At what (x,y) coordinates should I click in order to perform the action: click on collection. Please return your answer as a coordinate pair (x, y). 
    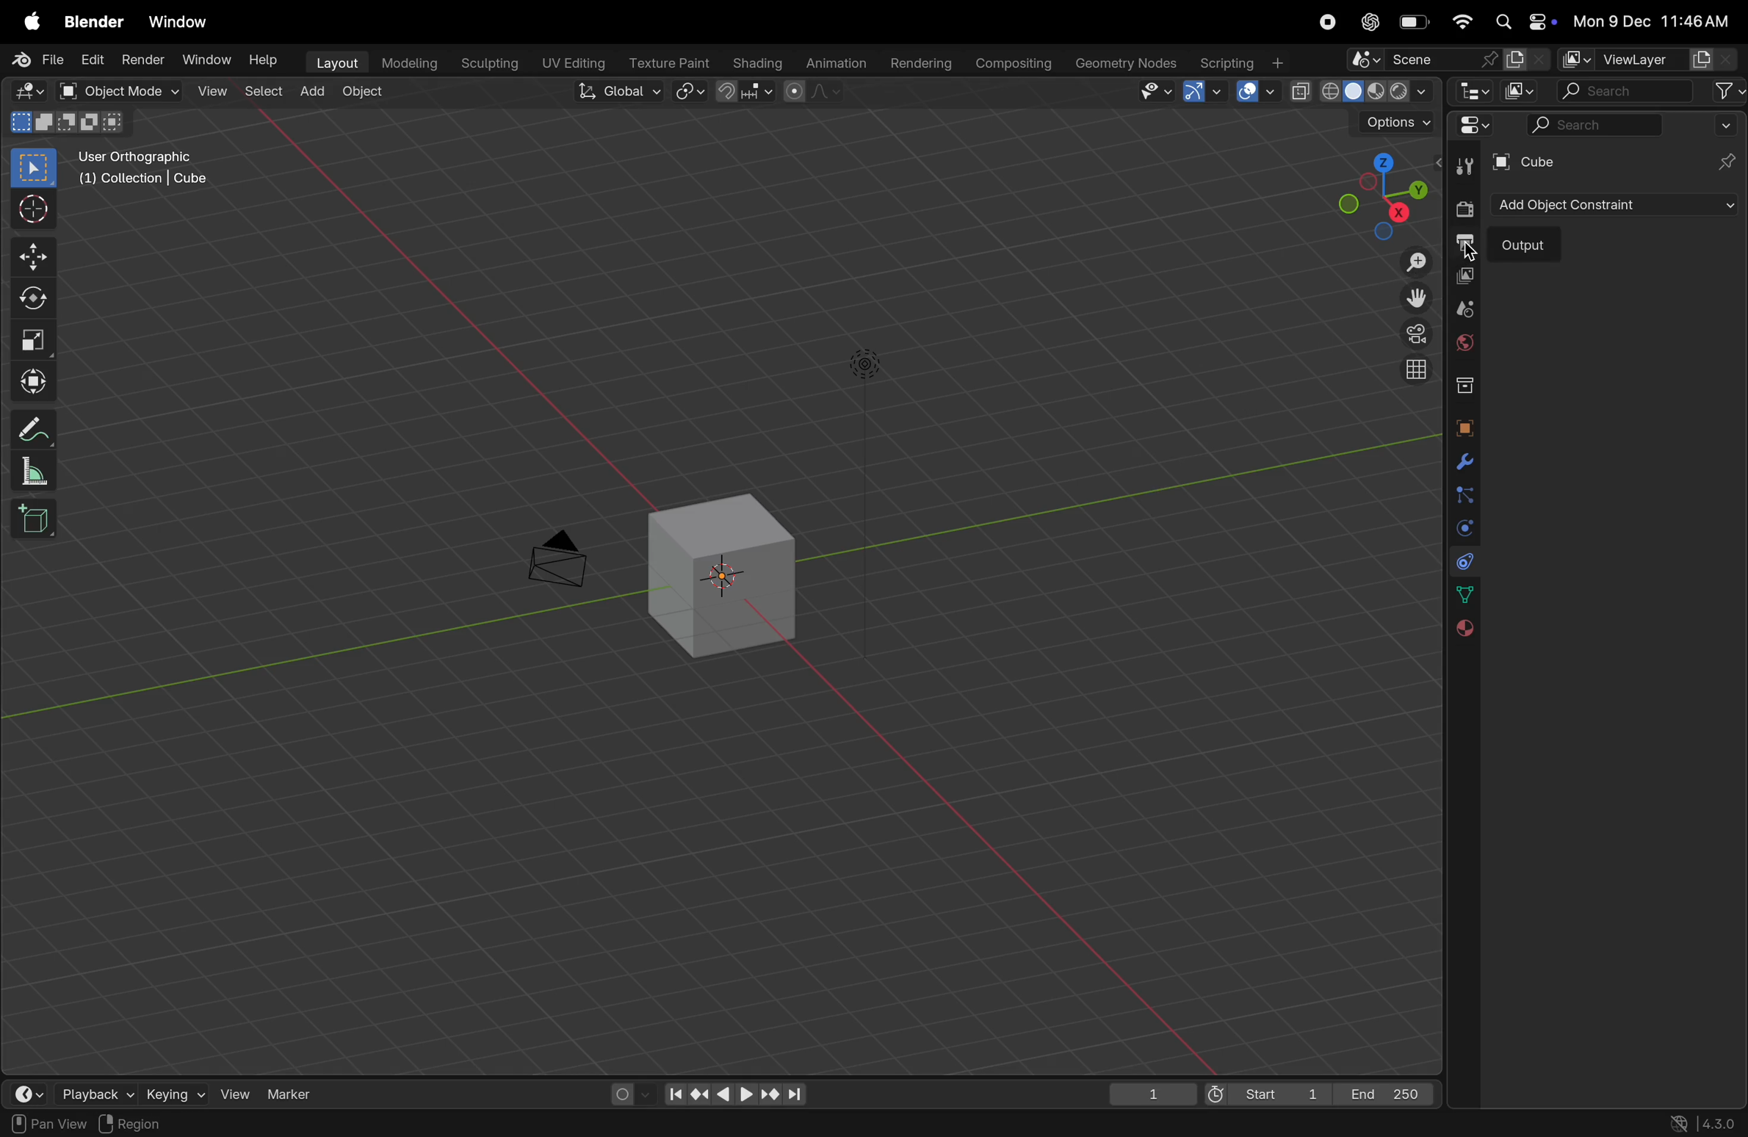
    Looking at the image, I should click on (1465, 389).